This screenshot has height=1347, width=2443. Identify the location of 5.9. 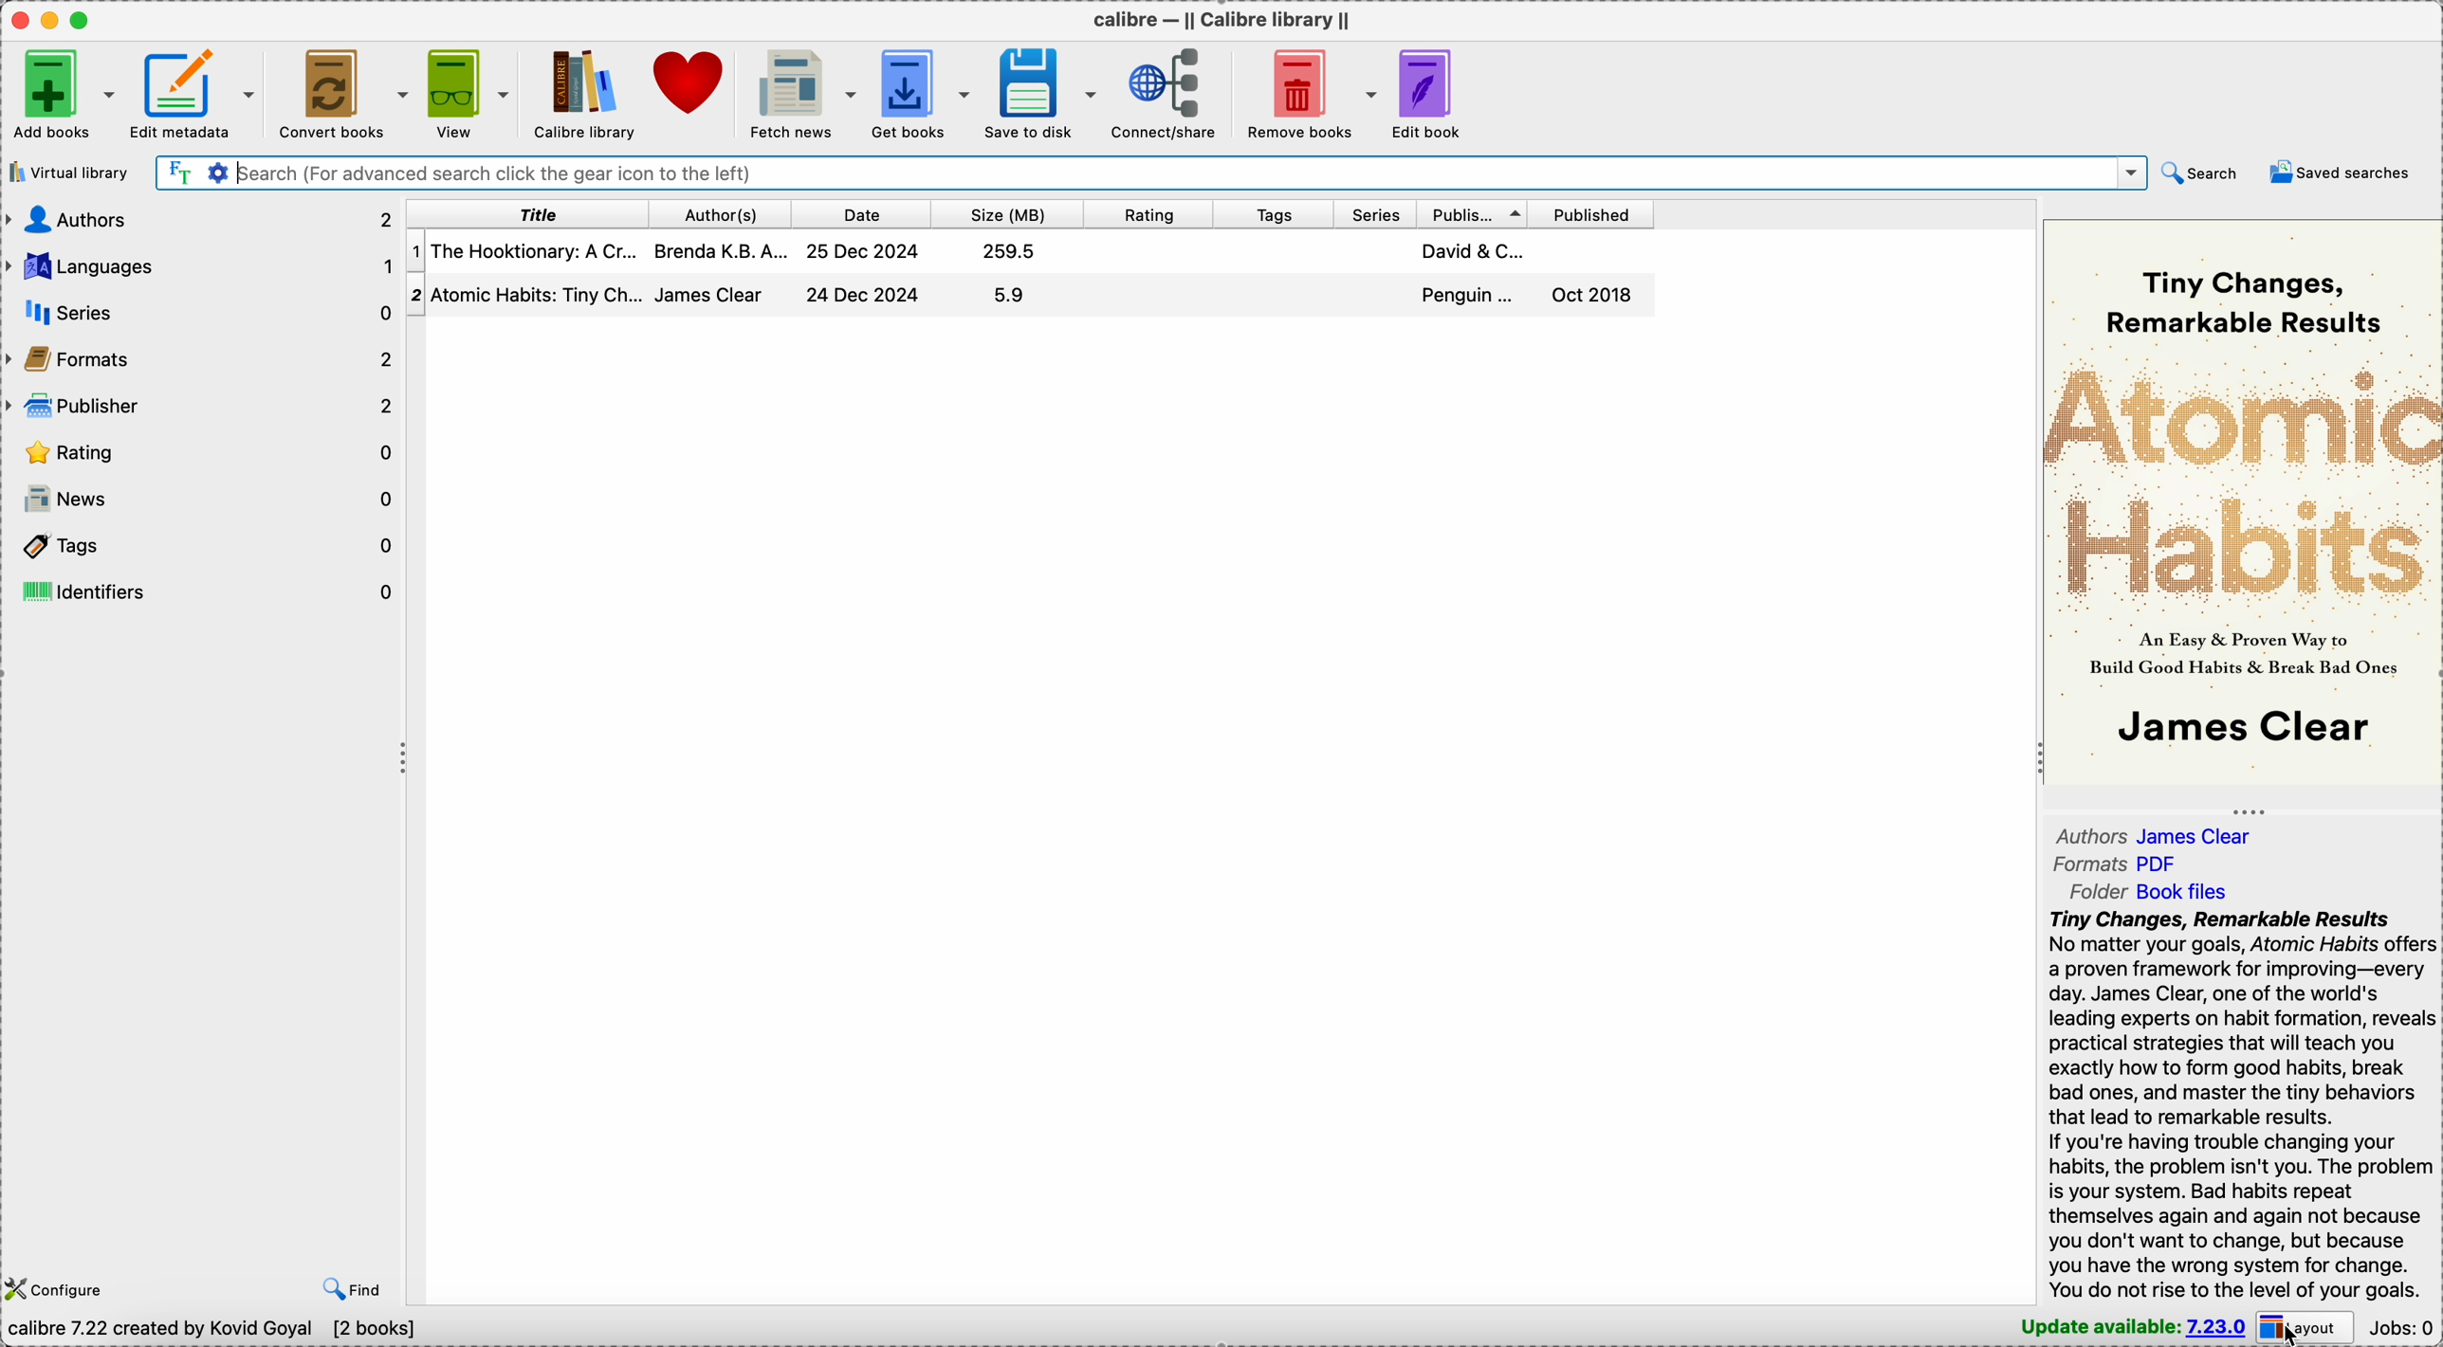
(1010, 295).